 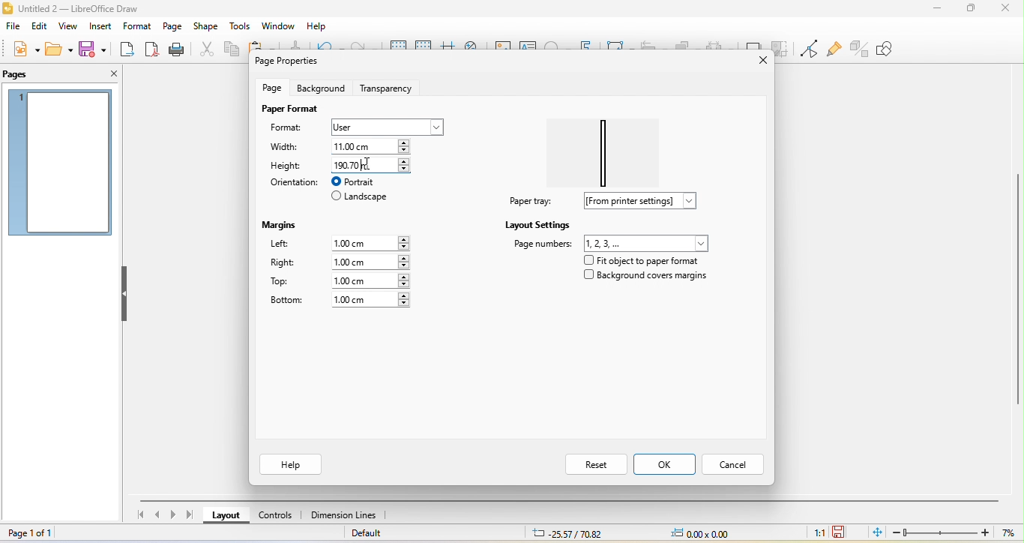 What do you see at coordinates (289, 245) in the screenshot?
I see `lefr` at bounding box center [289, 245].